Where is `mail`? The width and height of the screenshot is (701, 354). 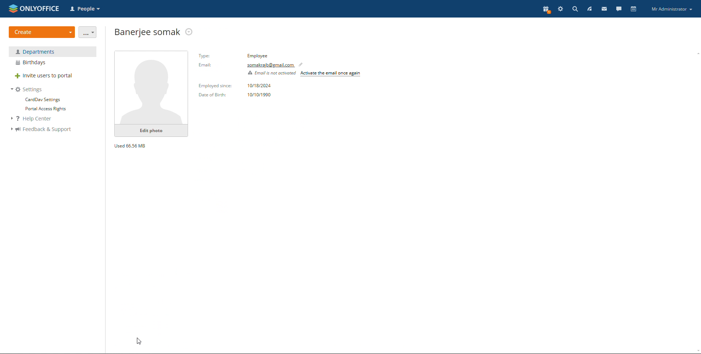
mail is located at coordinates (604, 9).